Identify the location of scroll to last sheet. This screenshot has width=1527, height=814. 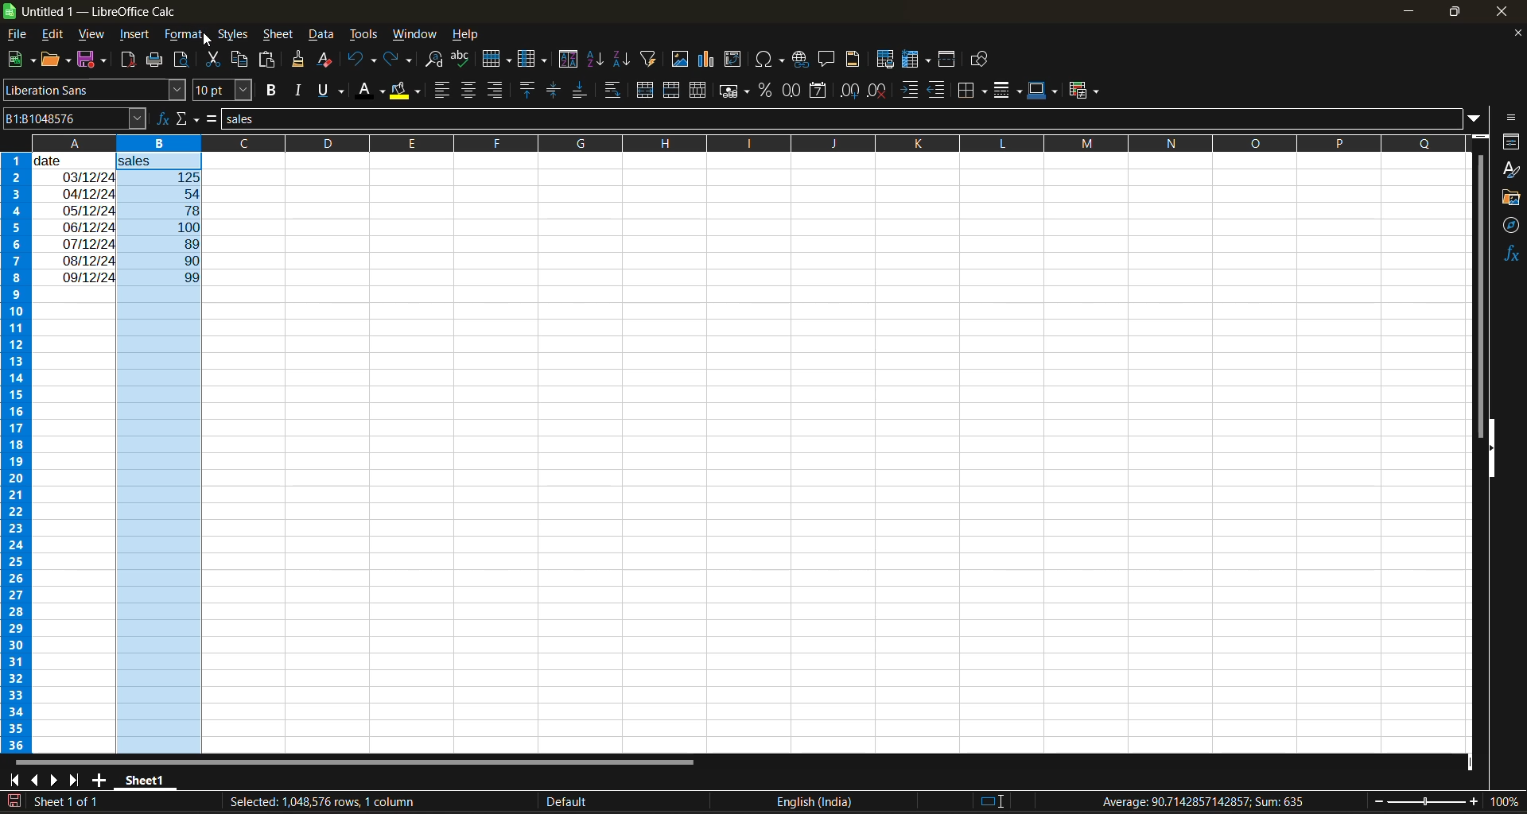
(80, 781).